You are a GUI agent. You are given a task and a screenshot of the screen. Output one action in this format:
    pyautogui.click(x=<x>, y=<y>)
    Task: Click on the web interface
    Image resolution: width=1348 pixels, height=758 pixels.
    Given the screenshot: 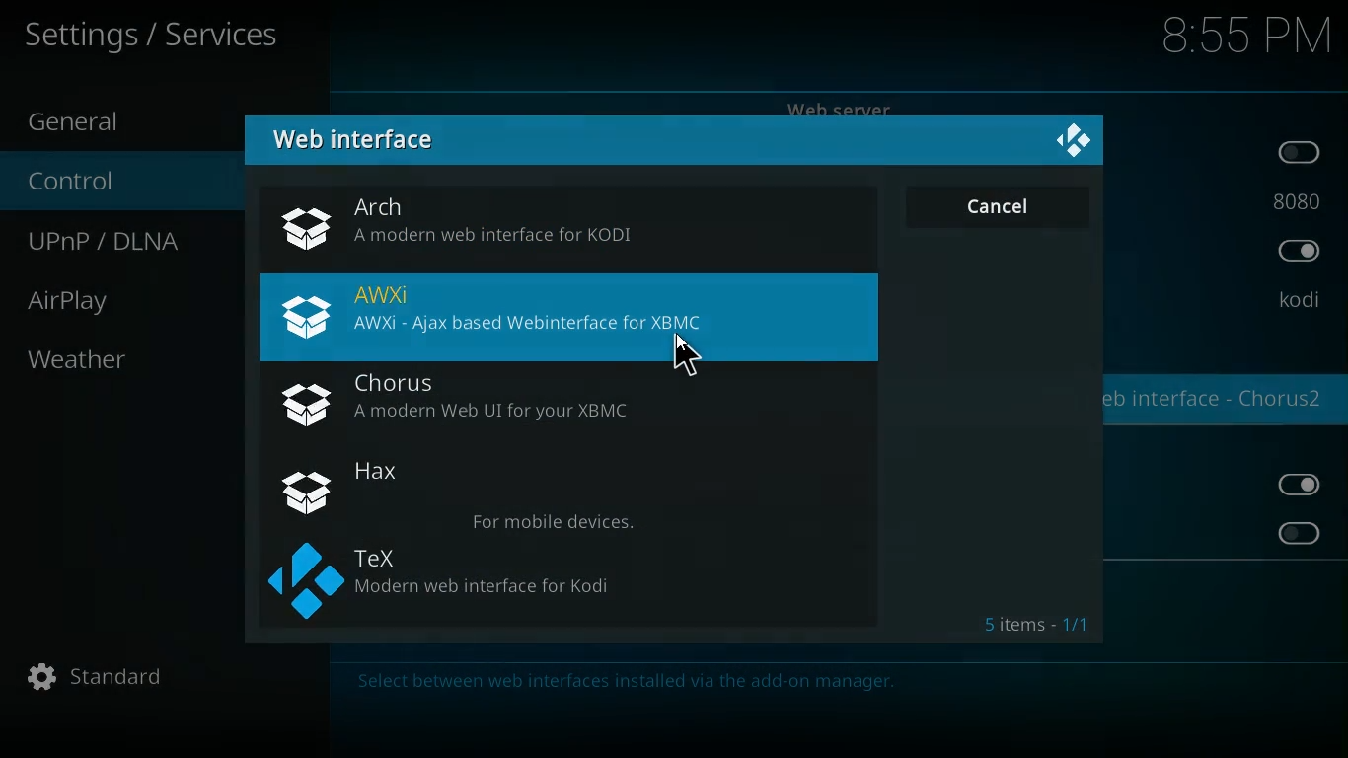 What is the action you would take?
    pyautogui.click(x=1219, y=402)
    